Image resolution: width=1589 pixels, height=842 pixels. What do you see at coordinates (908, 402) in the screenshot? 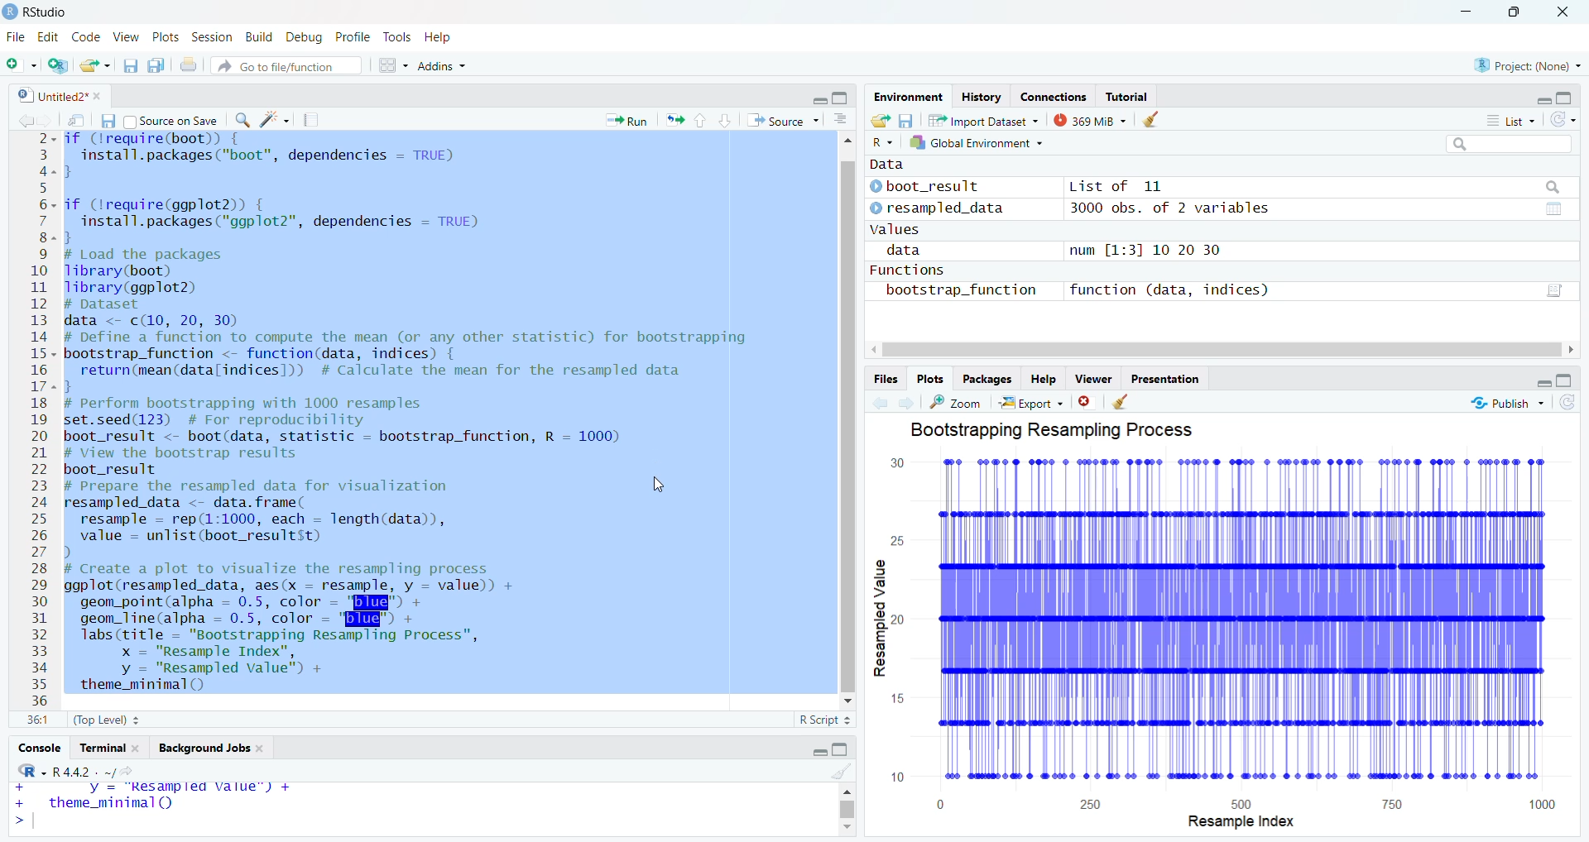
I see `go forward` at bounding box center [908, 402].